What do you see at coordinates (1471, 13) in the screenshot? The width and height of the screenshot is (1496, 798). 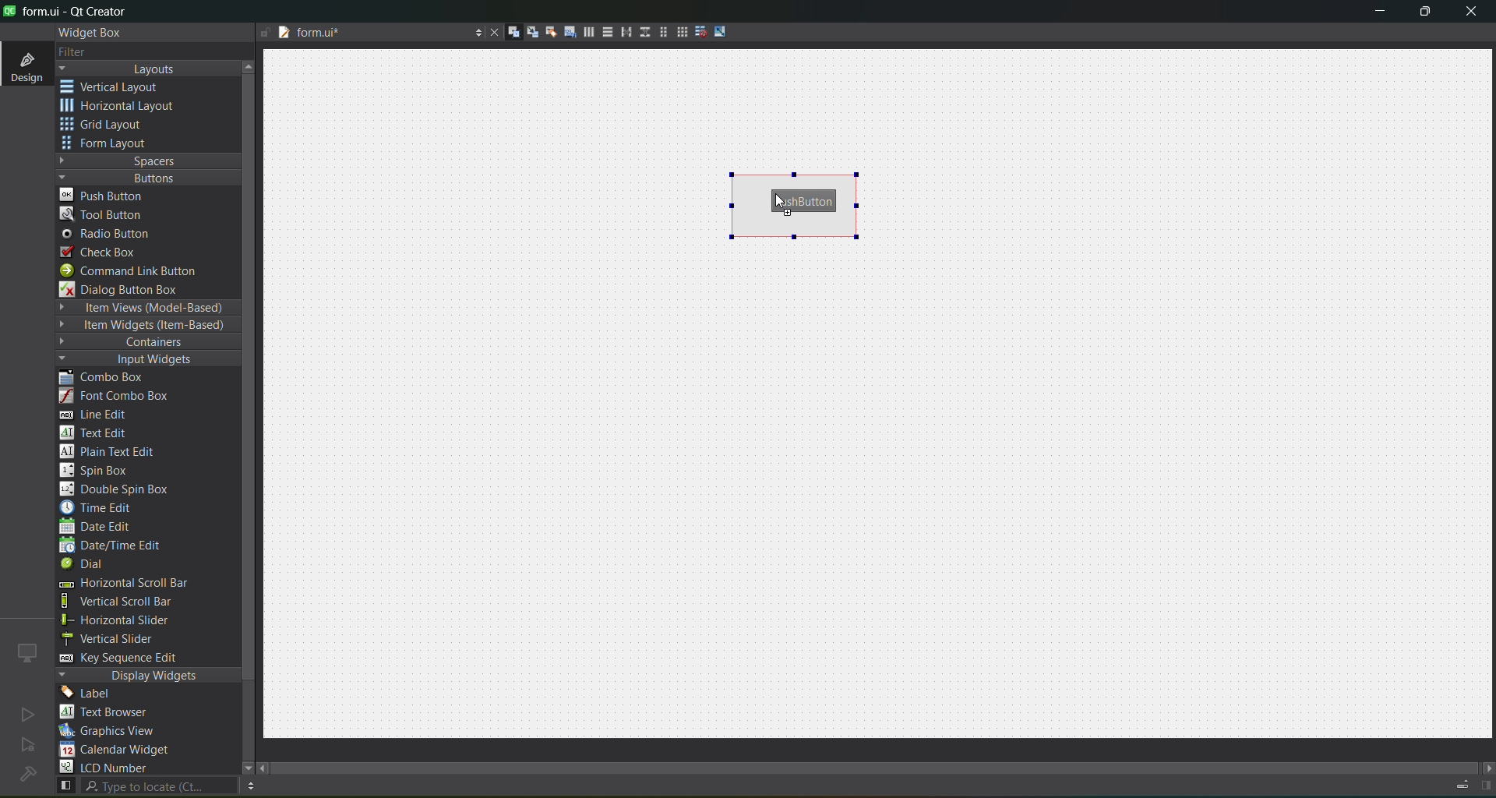 I see `close` at bounding box center [1471, 13].